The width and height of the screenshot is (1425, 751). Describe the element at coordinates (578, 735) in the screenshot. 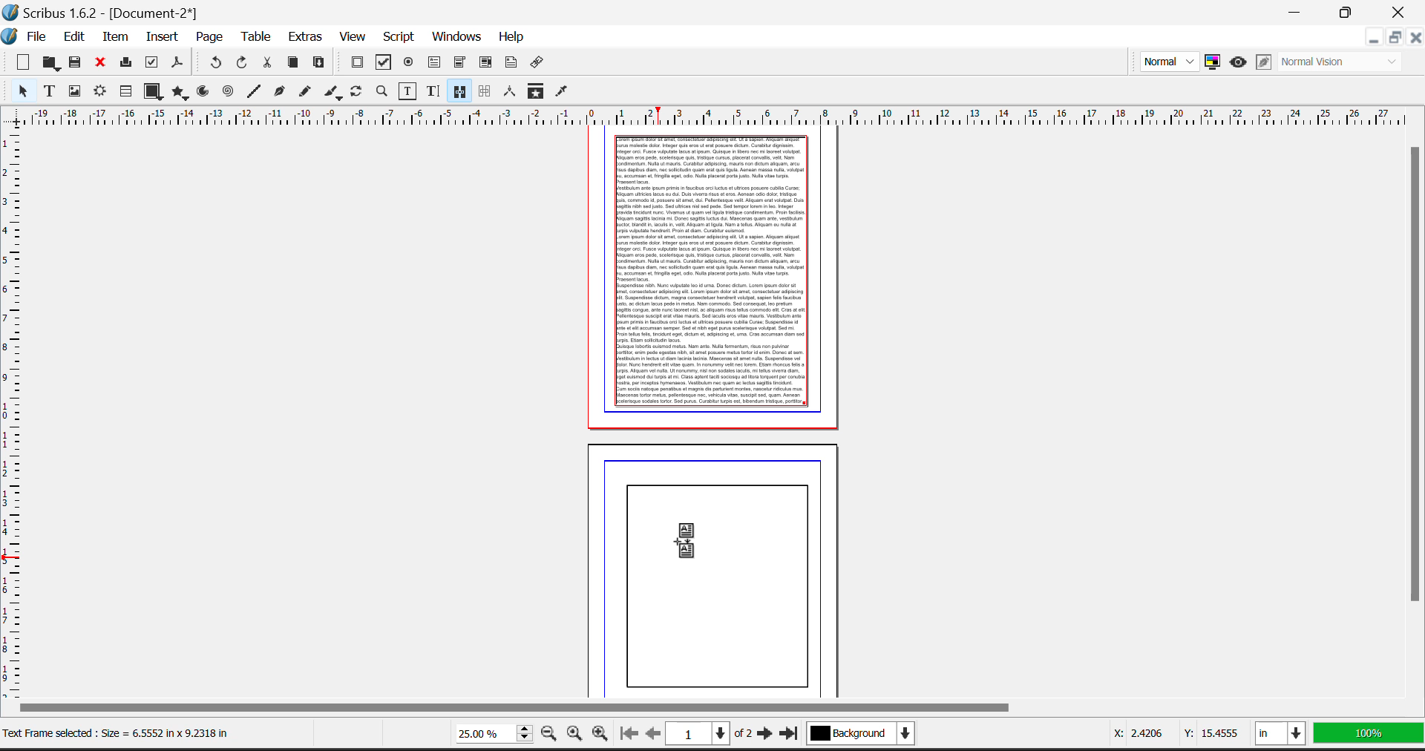

I see `Zoom Settings` at that location.